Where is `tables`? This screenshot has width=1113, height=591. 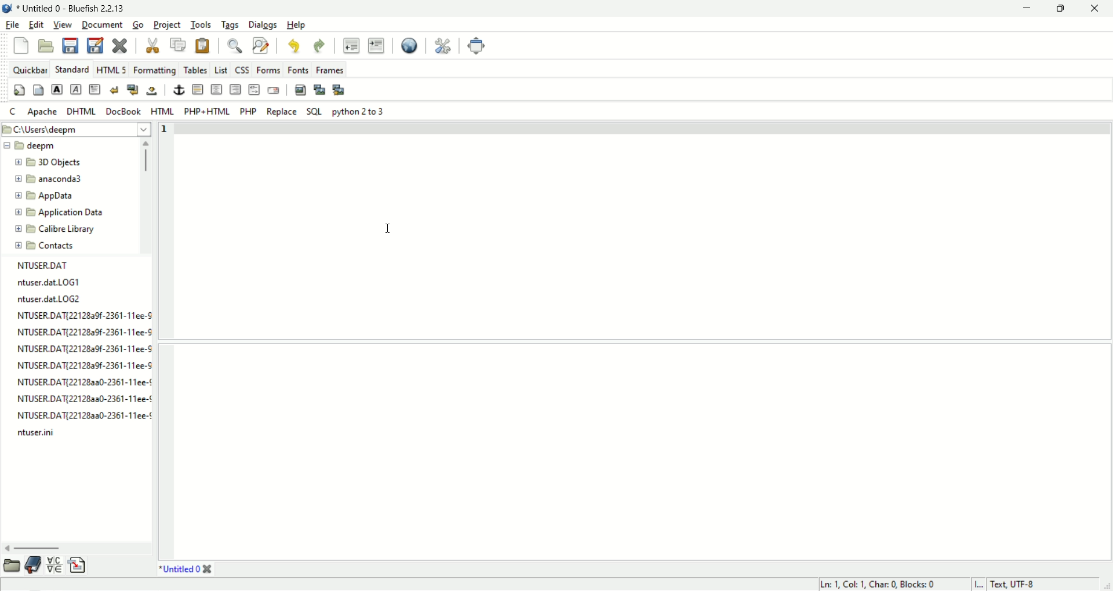
tables is located at coordinates (195, 70).